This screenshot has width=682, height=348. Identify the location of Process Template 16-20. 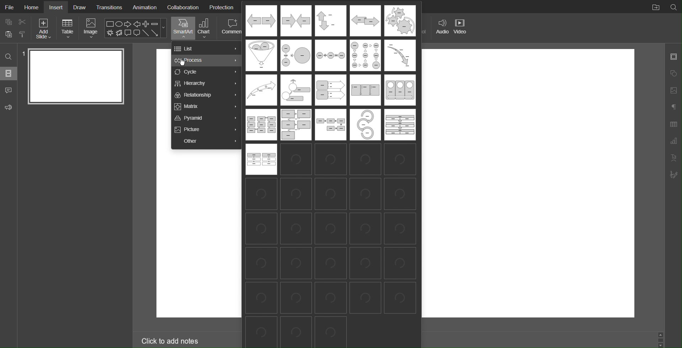
(330, 124).